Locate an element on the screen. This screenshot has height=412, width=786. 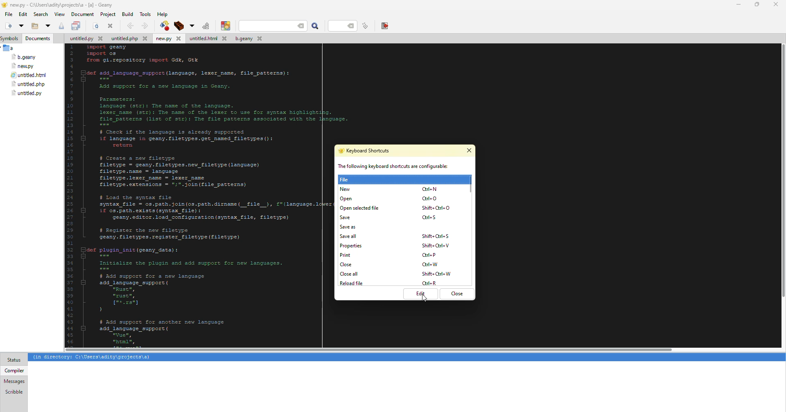
status is located at coordinates (14, 360).